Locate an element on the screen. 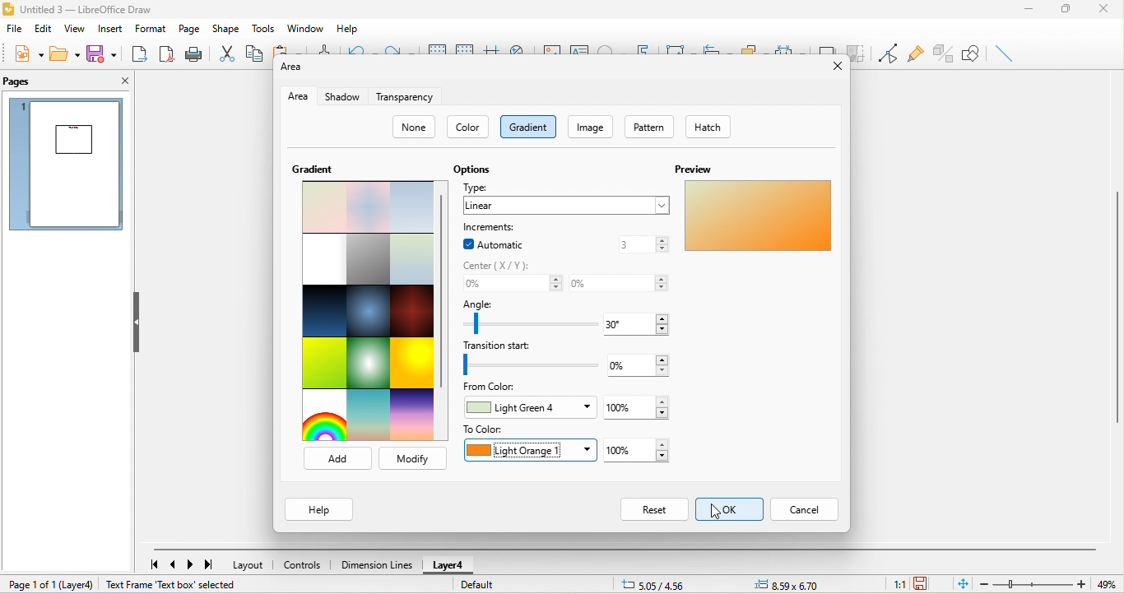 This screenshot has width=1124, height=594. pattern is located at coordinates (653, 128).